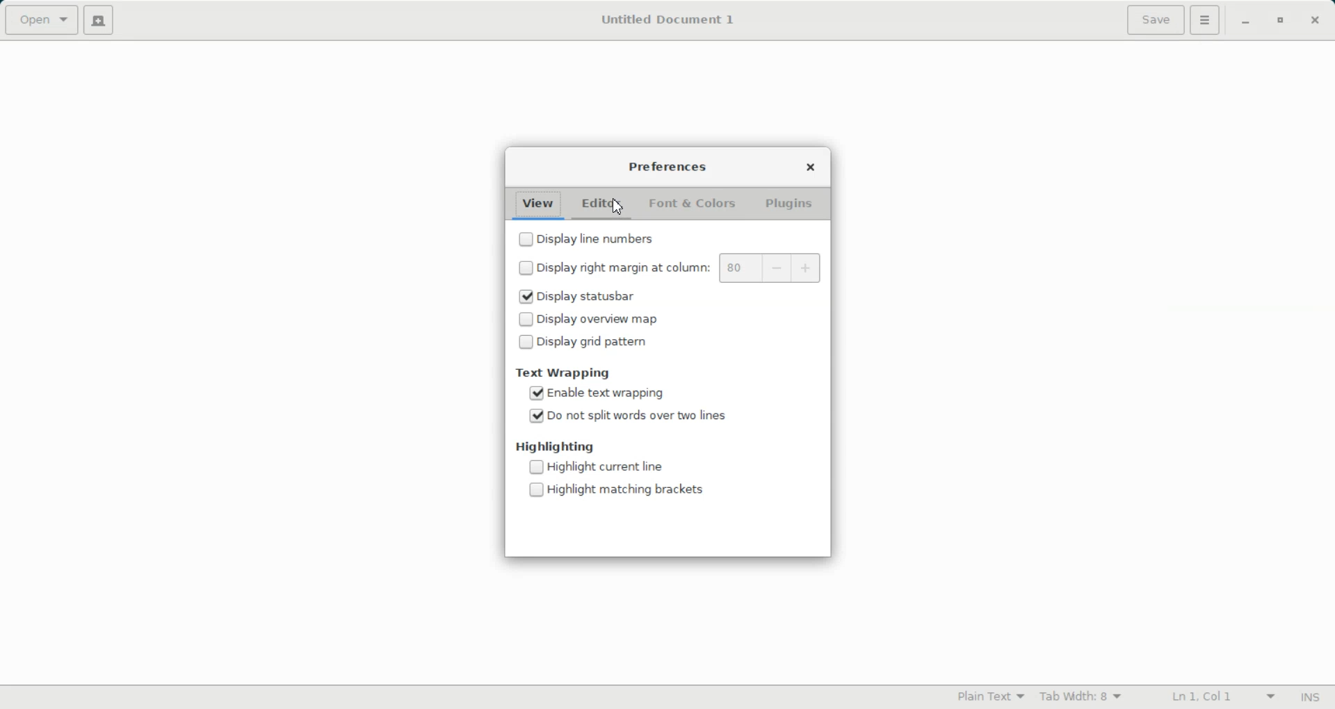  Describe the element at coordinates (601, 318) in the screenshot. I see `(un)check Display overview map` at that location.